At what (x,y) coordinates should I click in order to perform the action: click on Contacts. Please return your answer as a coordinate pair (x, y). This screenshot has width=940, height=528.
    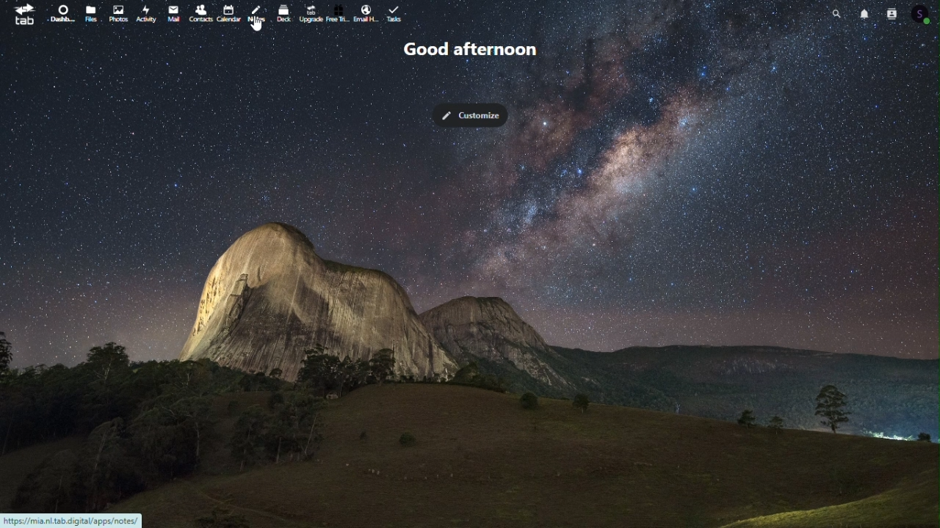
    Looking at the image, I should click on (200, 12).